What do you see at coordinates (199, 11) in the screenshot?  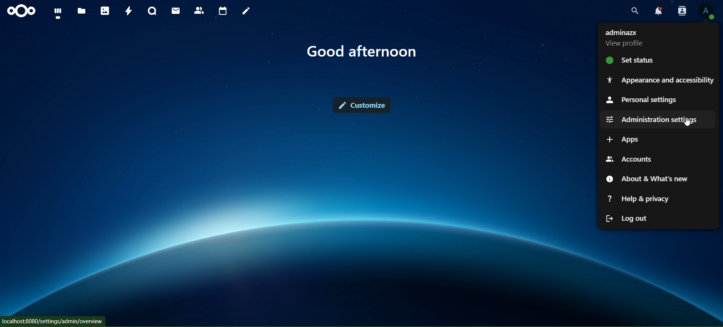 I see `contacts` at bounding box center [199, 11].